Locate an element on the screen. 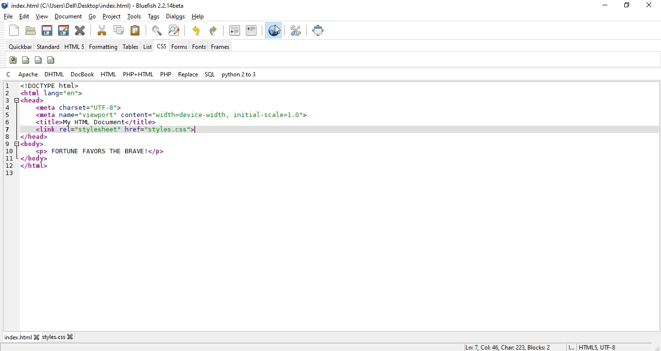 The image size is (661, 351). <title>My HTML Document</title> is located at coordinates (96, 122).